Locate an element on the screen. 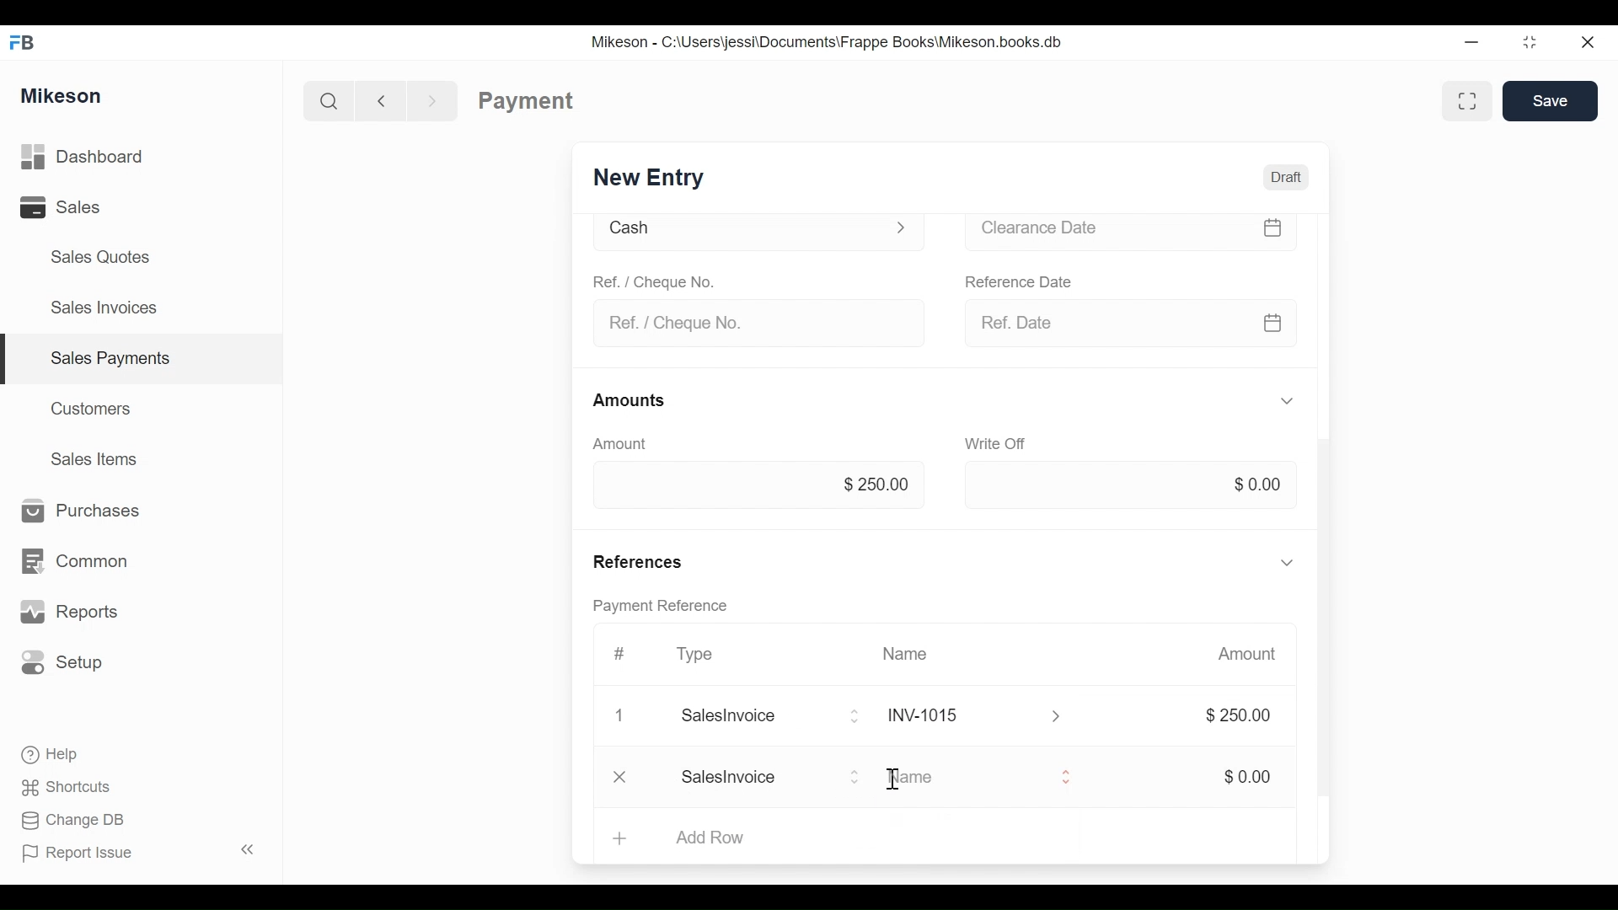 This screenshot has width=1618, height=910. cursor is located at coordinates (892, 779).